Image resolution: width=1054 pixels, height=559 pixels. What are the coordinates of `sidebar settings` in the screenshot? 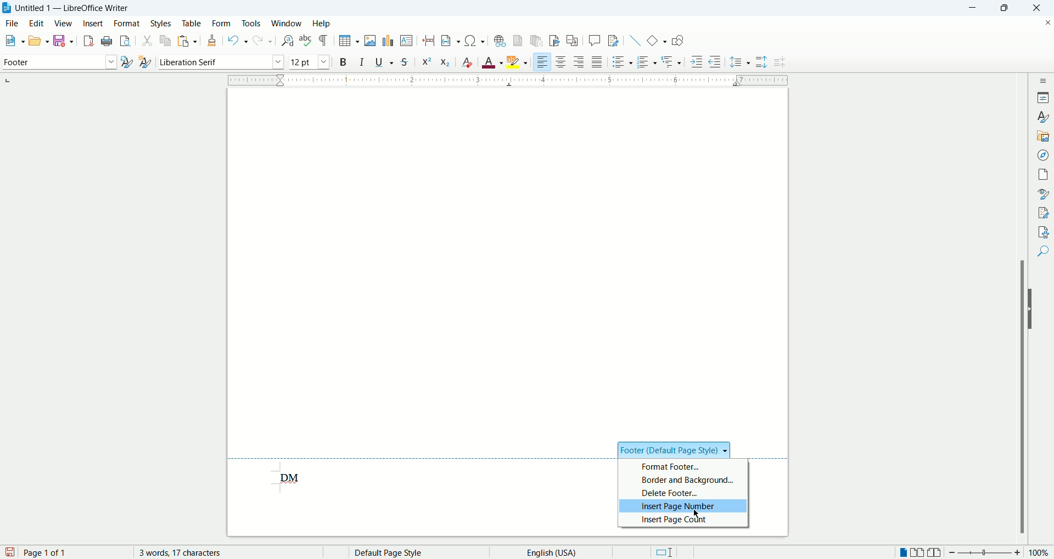 It's located at (1045, 79).